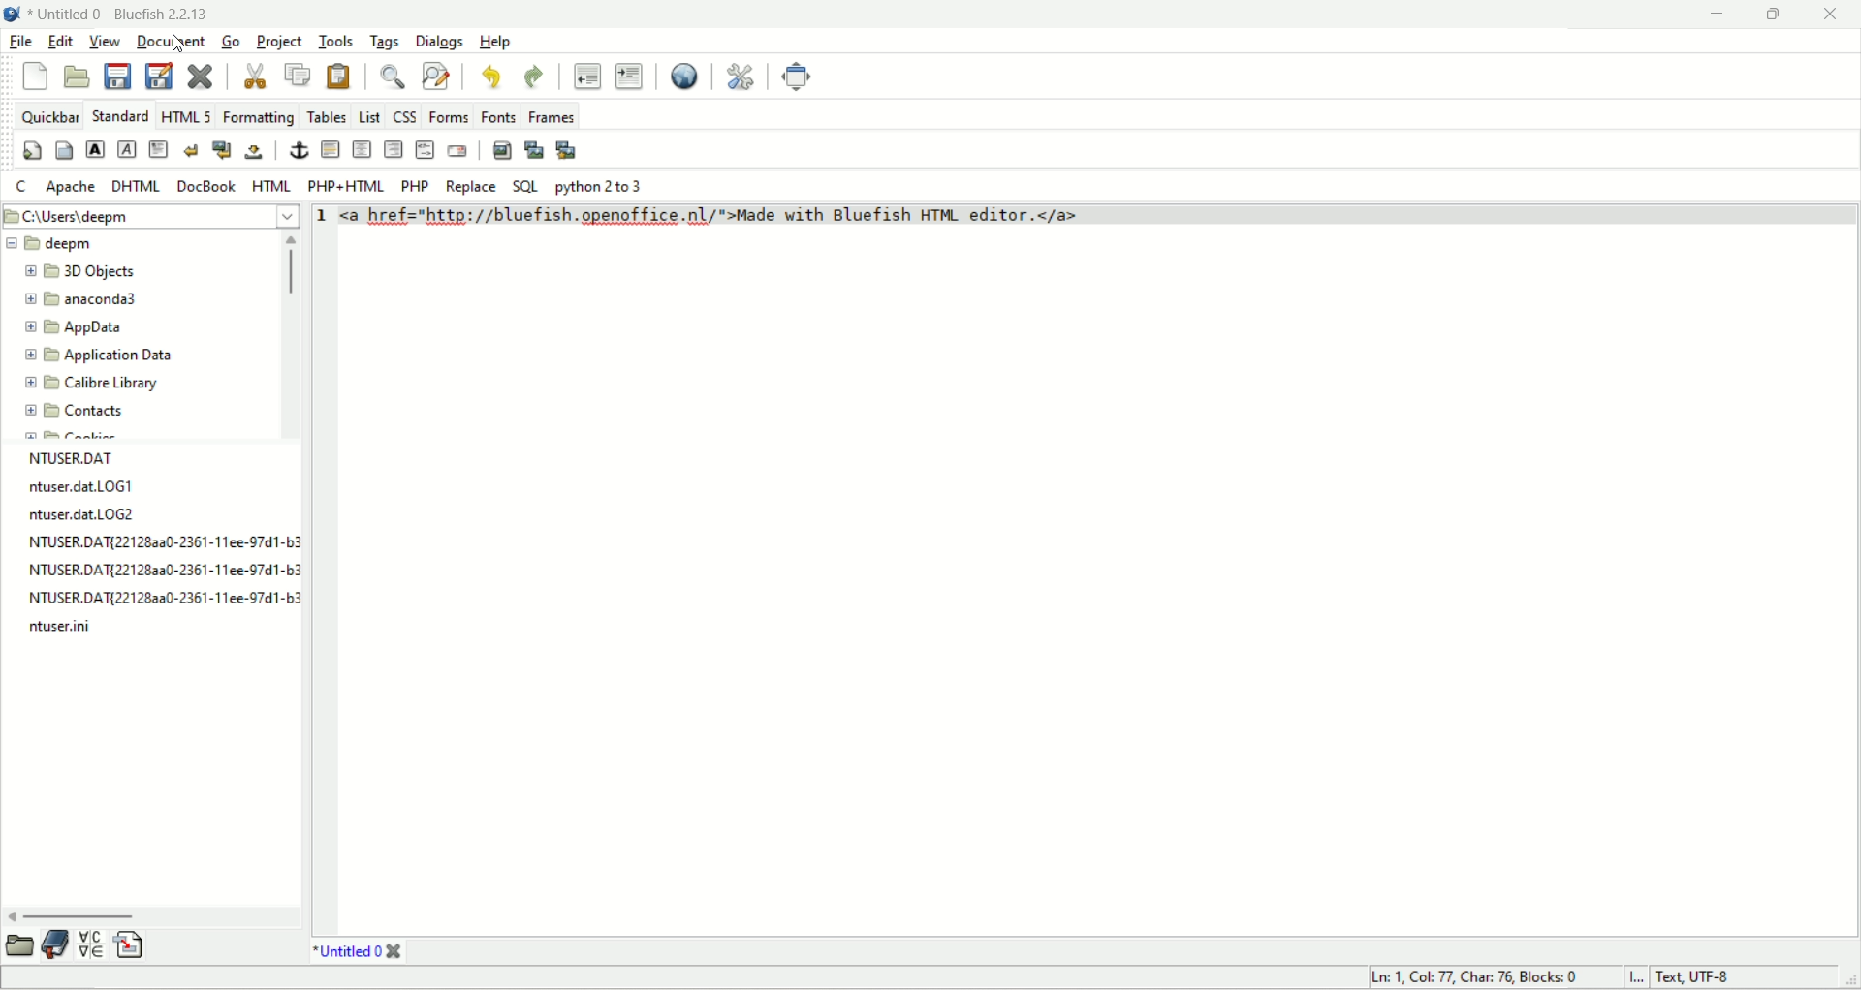  I want to click on C, so click(25, 186).